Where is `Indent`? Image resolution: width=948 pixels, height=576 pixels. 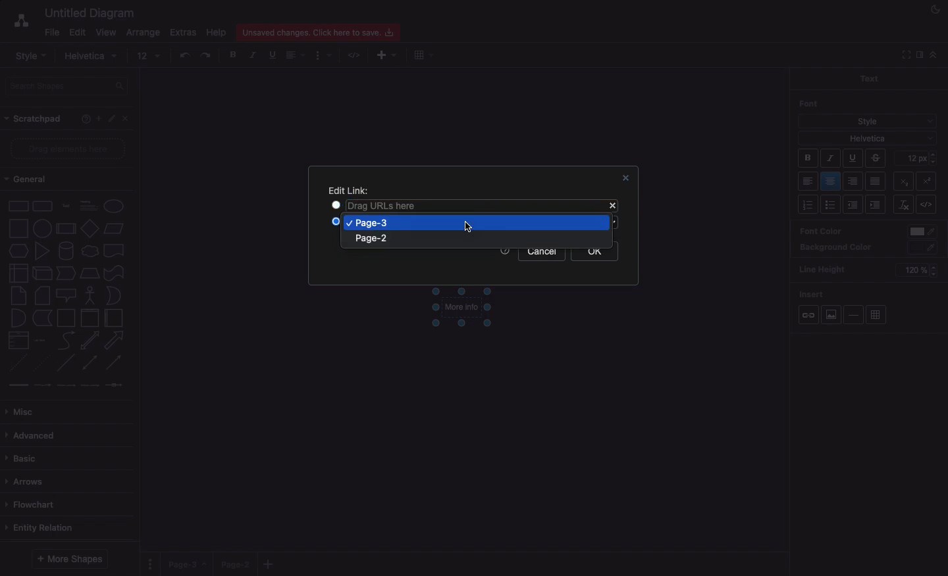
Indent is located at coordinates (877, 205).